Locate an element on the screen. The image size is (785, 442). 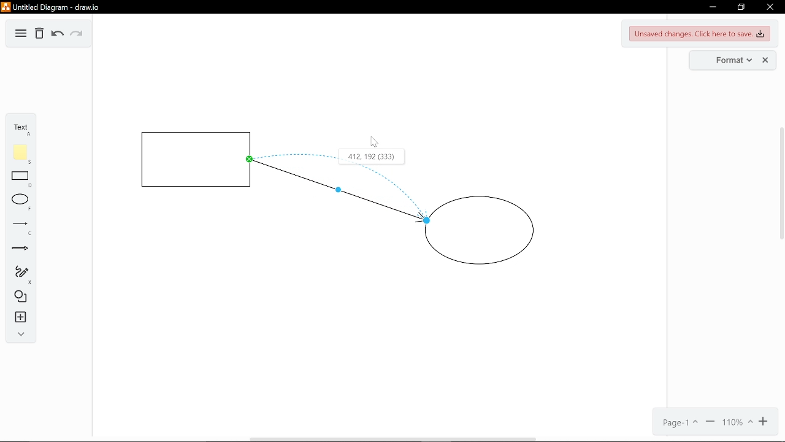
Scroll Bar is located at coordinates (776, 184).